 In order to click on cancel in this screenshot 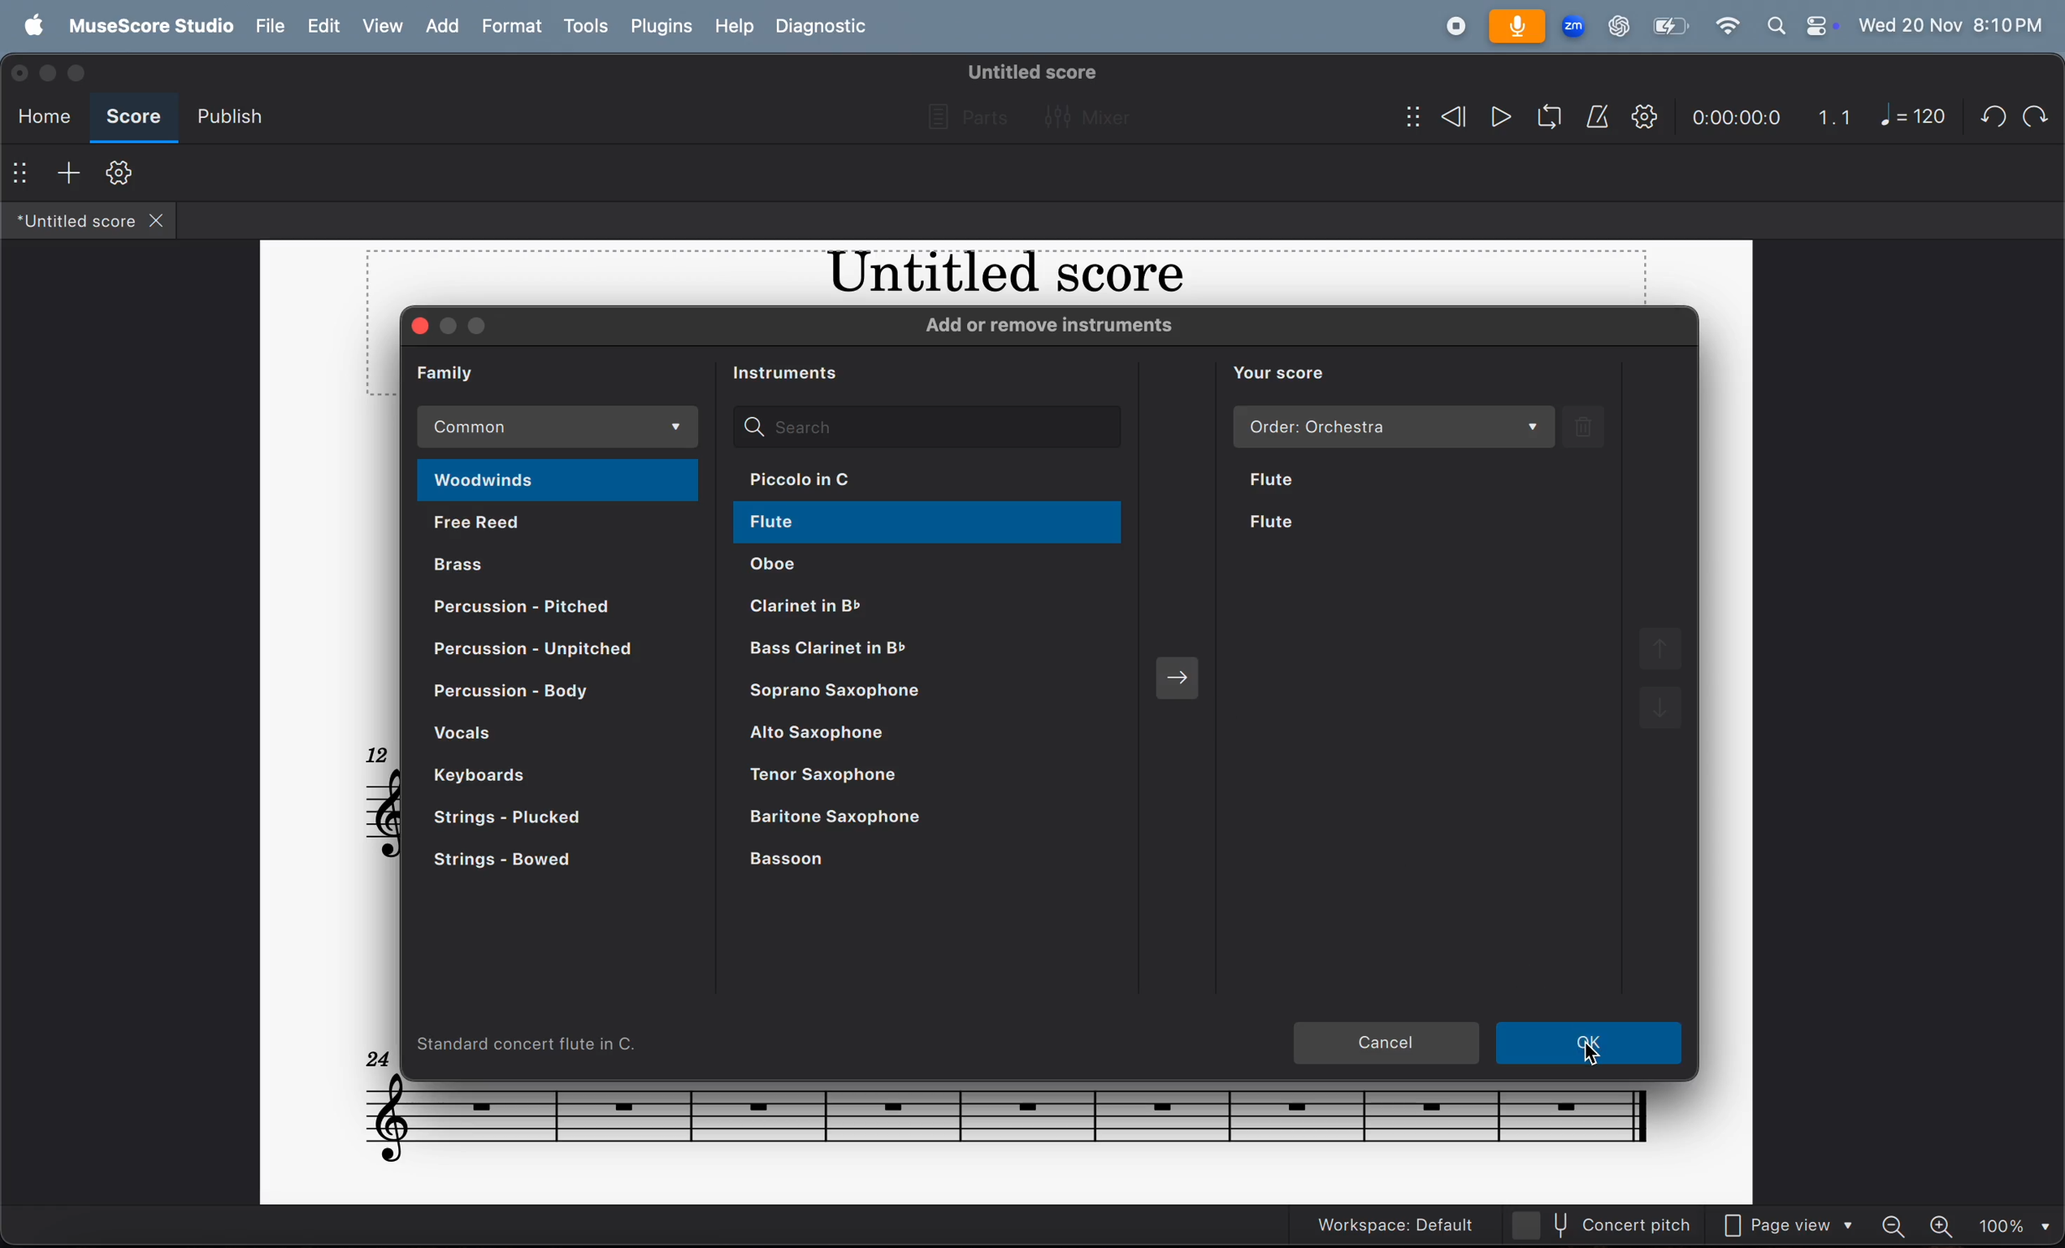, I will do `click(1386, 1045)`.